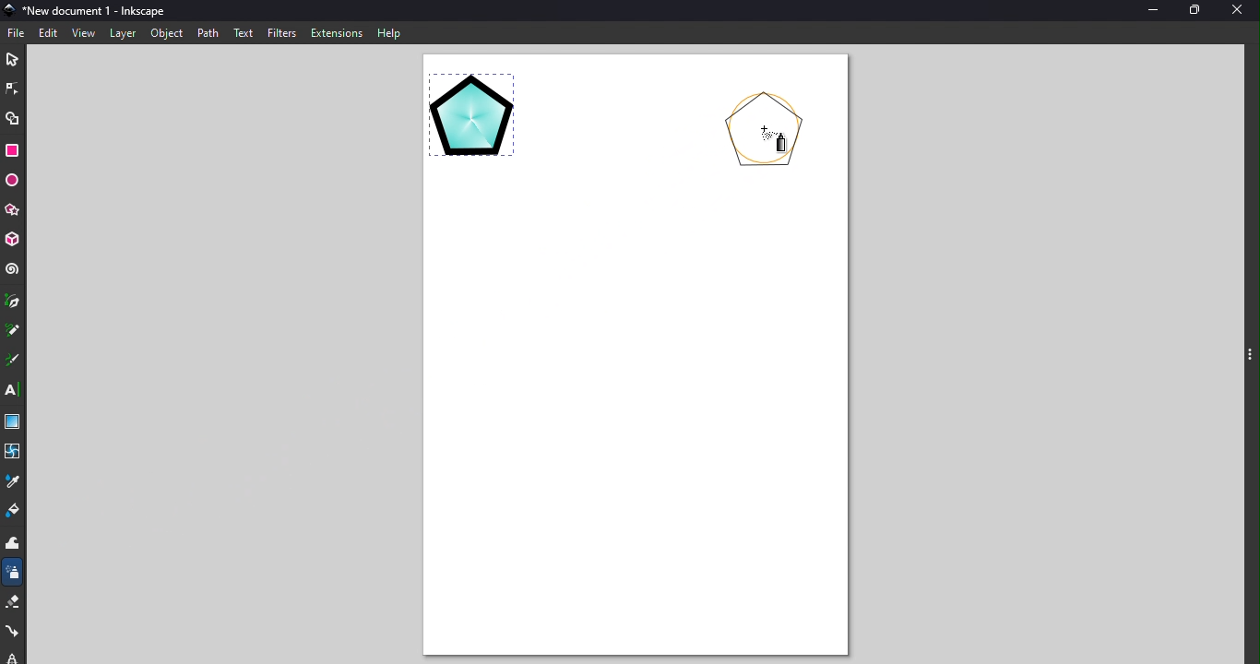  Describe the element at coordinates (81, 33) in the screenshot. I see `View` at that location.